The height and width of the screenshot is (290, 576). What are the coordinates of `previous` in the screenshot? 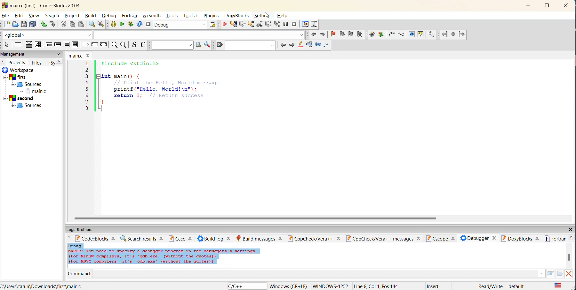 It's located at (69, 238).